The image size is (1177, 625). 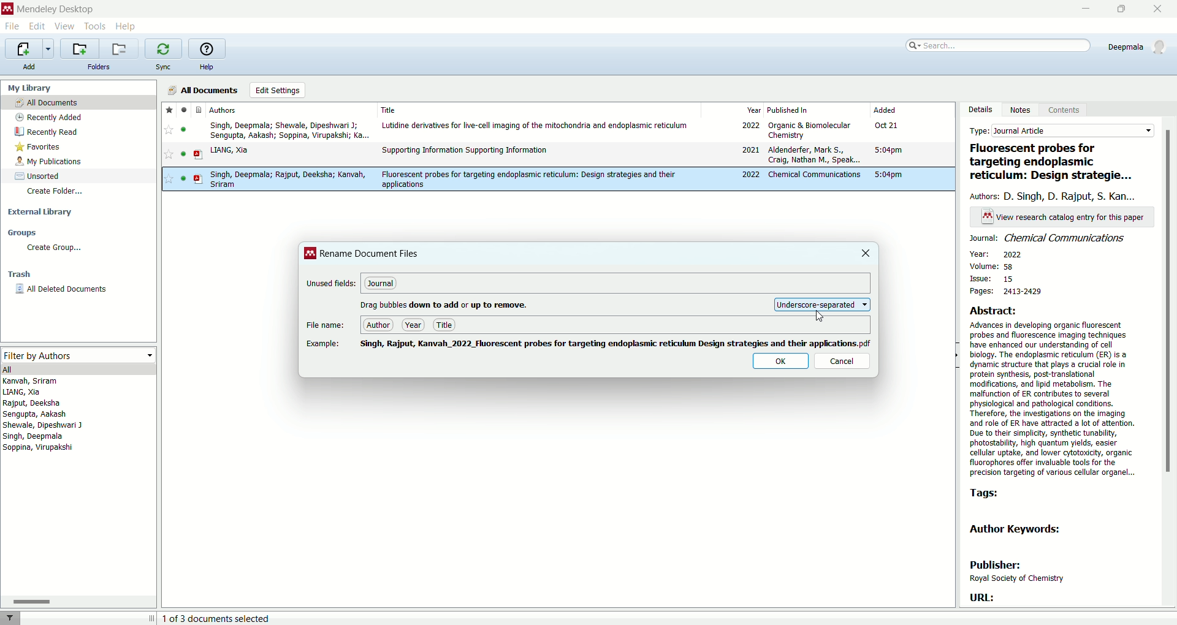 What do you see at coordinates (1083, 9) in the screenshot?
I see `minimize` at bounding box center [1083, 9].